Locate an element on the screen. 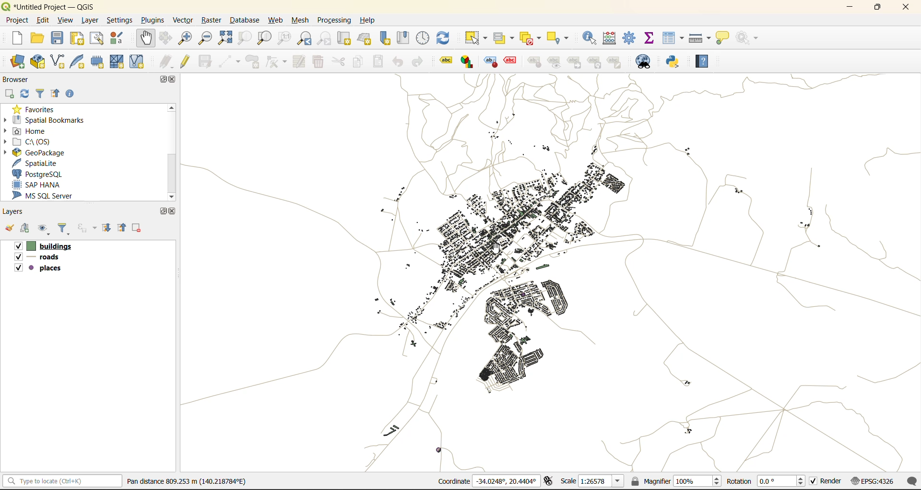 The width and height of the screenshot is (921, 490). geopackage is located at coordinates (48, 152).